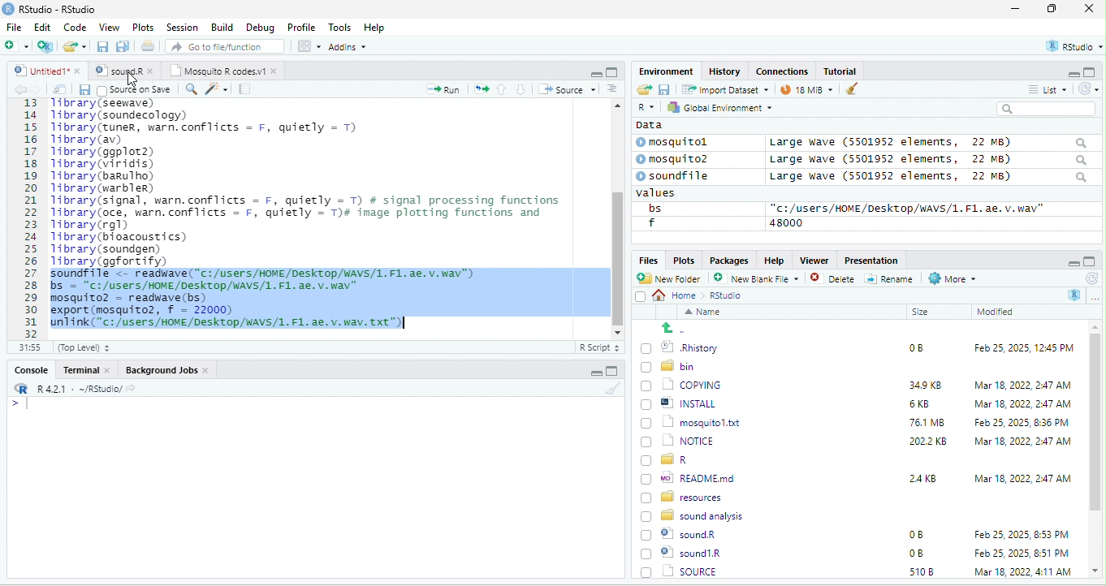 The width and height of the screenshot is (1106, 586). I want to click on 1302 KB, so click(930, 571).